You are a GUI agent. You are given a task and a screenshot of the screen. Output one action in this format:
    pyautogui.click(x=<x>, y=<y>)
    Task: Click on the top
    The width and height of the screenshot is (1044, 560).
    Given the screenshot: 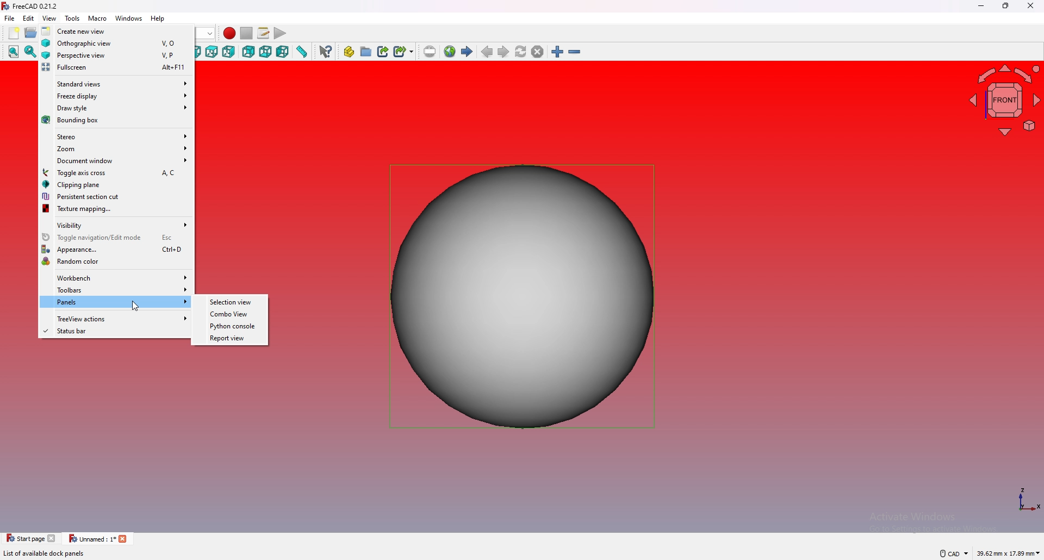 What is the action you would take?
    pyautogui.click(x=212, y=52)
    